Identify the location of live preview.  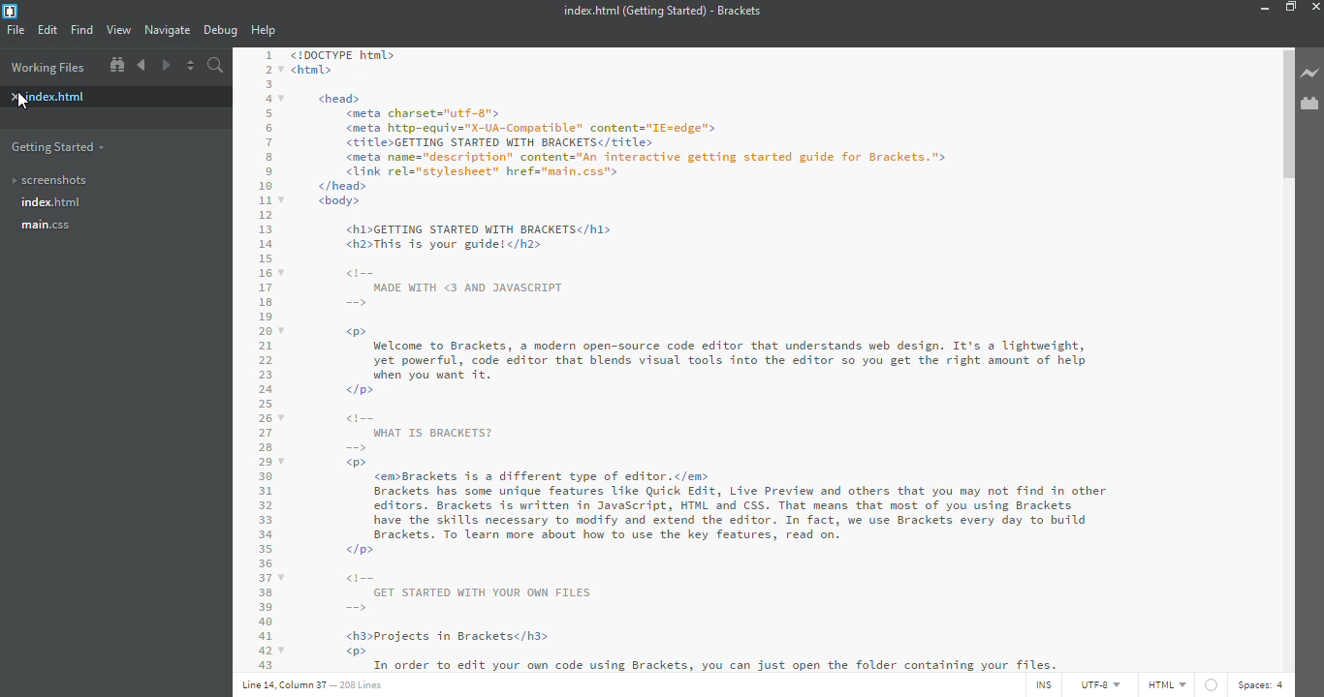
(1309, 73).